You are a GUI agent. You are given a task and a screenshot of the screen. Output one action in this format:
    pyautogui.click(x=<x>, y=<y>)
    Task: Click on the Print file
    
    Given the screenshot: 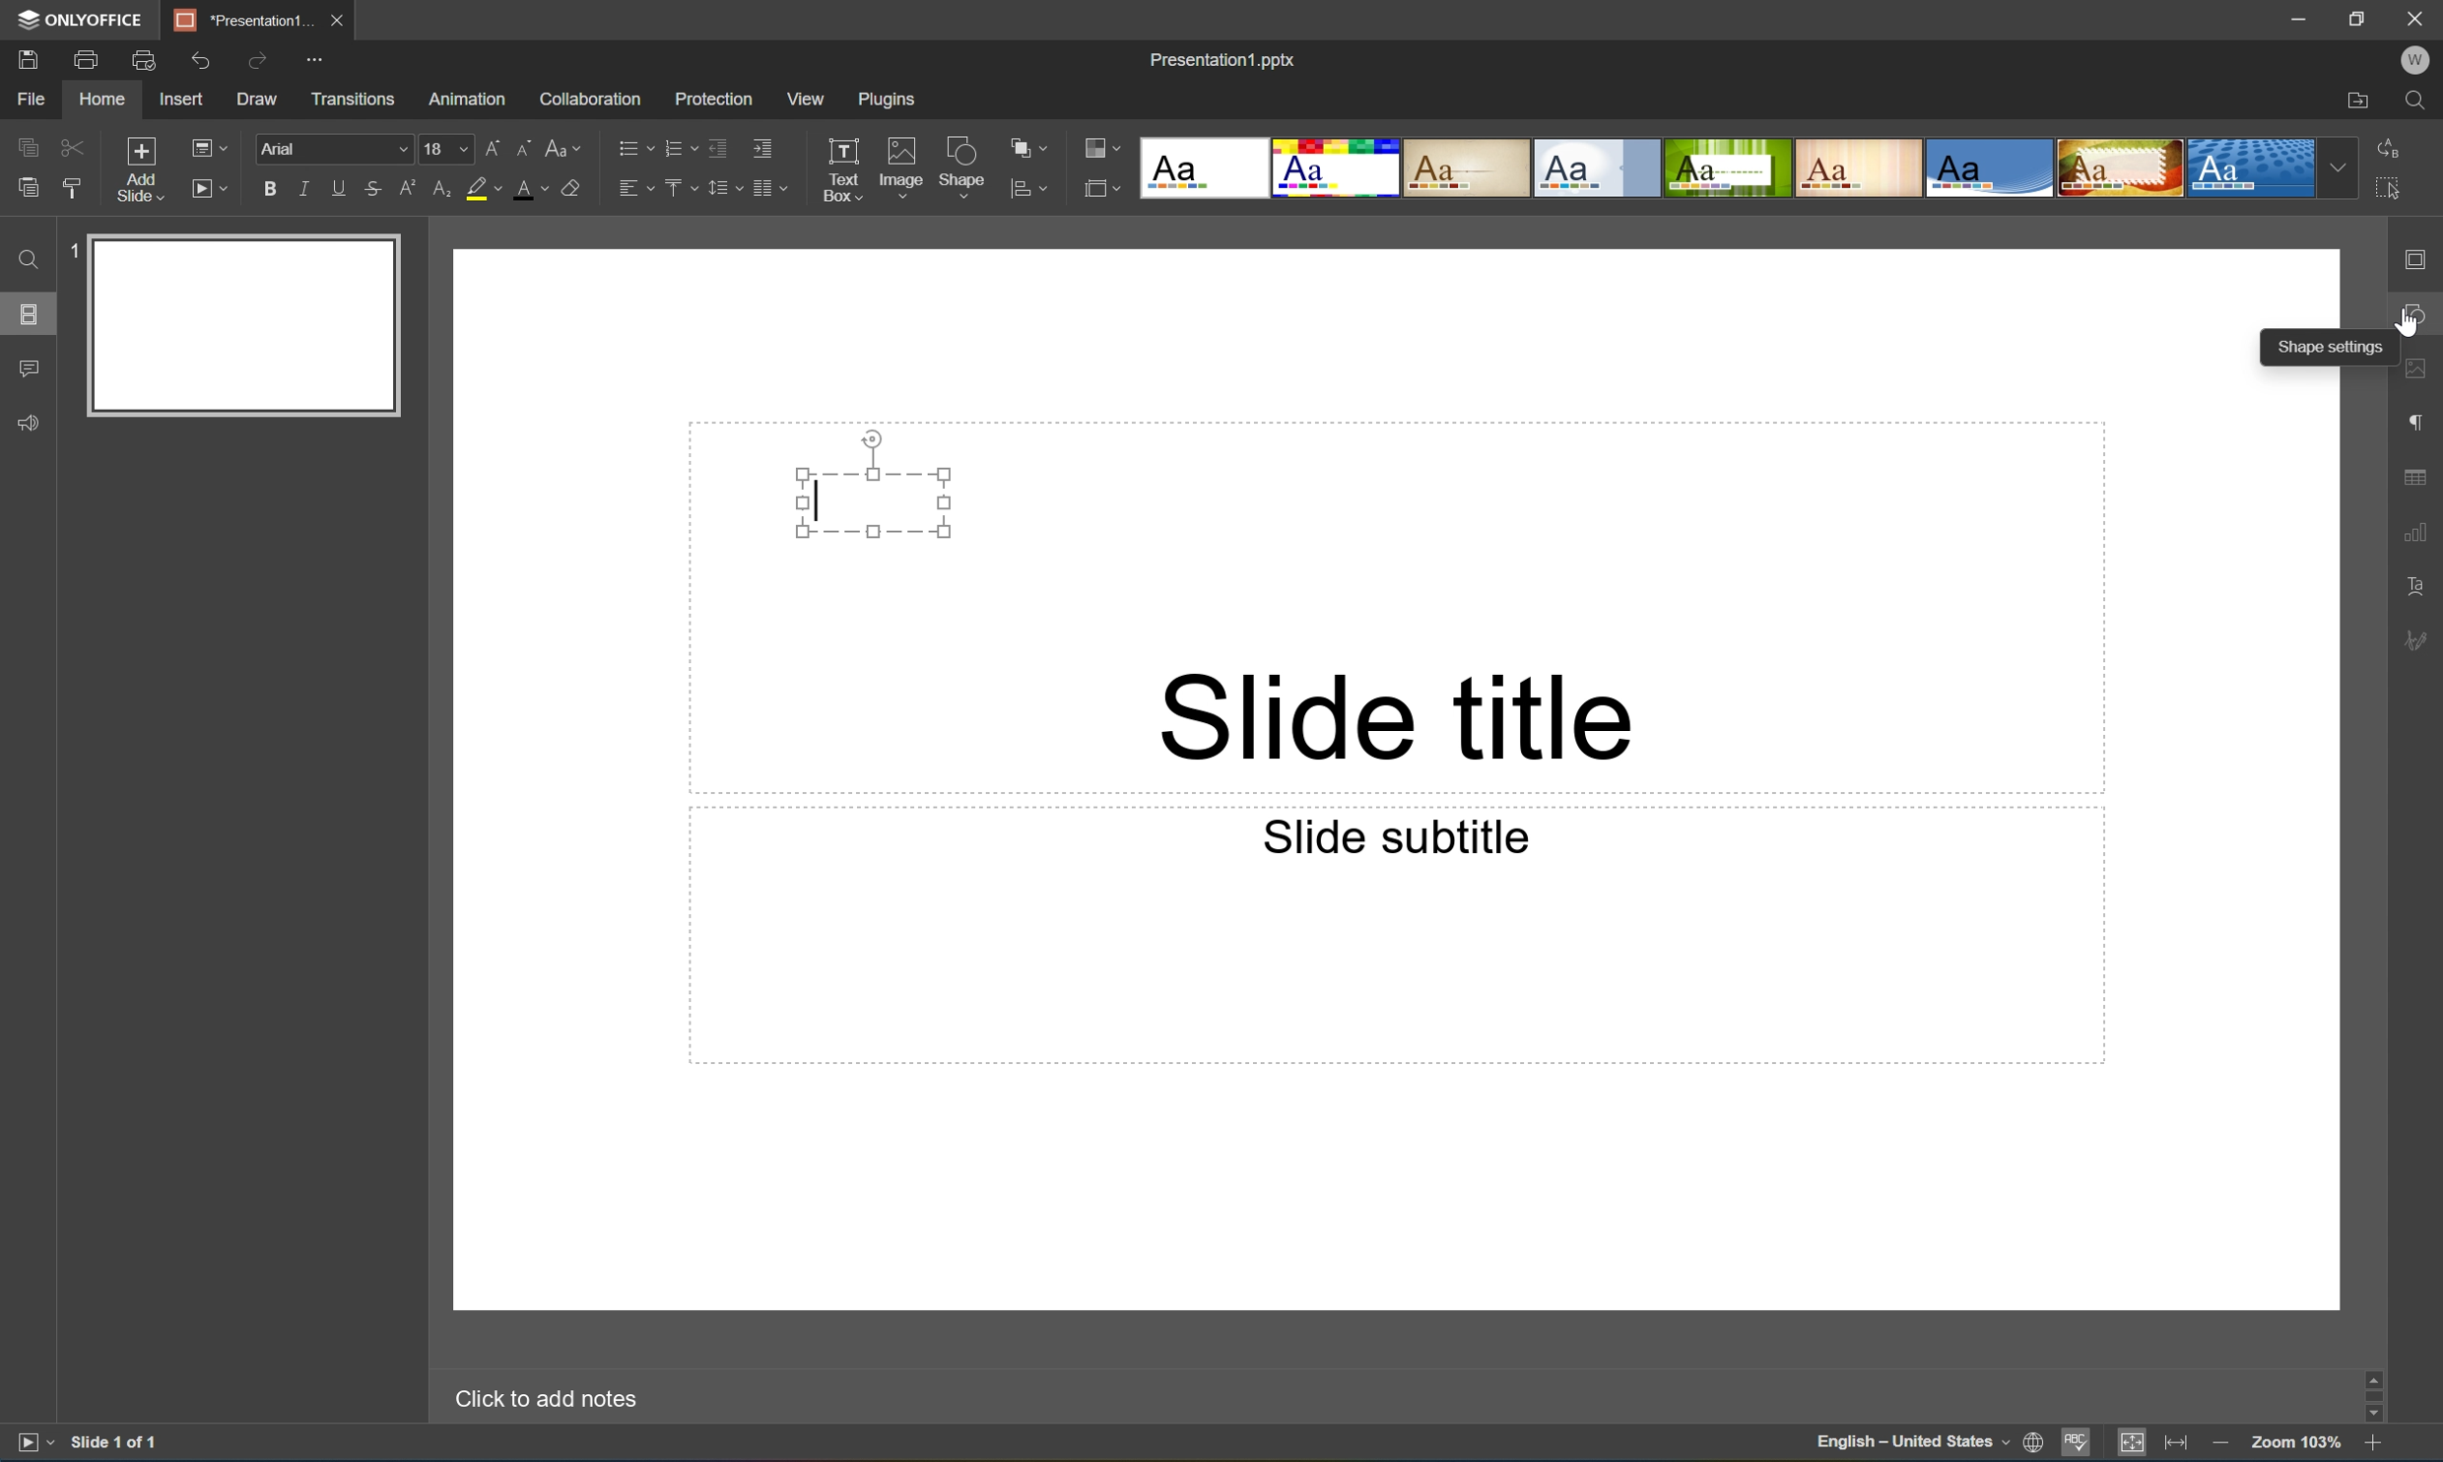 What is the action you would take?
    pyautogui.click(x=88, y=60)
    